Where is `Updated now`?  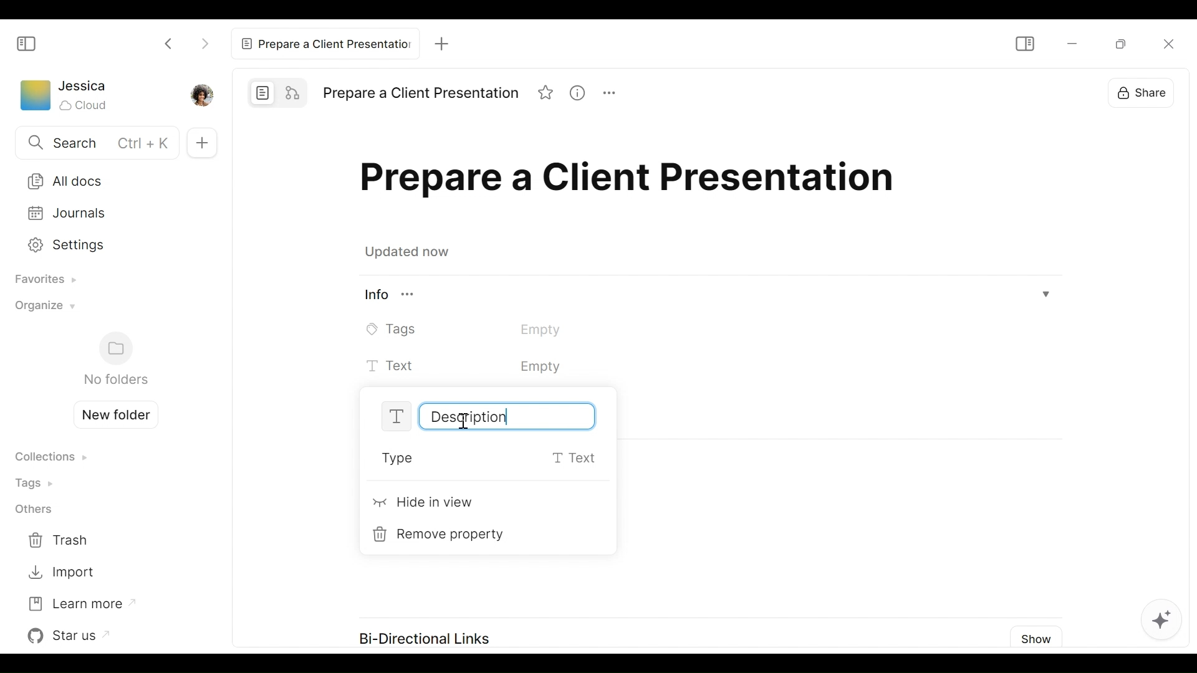
Updated now is located at coordinates (410, 254).